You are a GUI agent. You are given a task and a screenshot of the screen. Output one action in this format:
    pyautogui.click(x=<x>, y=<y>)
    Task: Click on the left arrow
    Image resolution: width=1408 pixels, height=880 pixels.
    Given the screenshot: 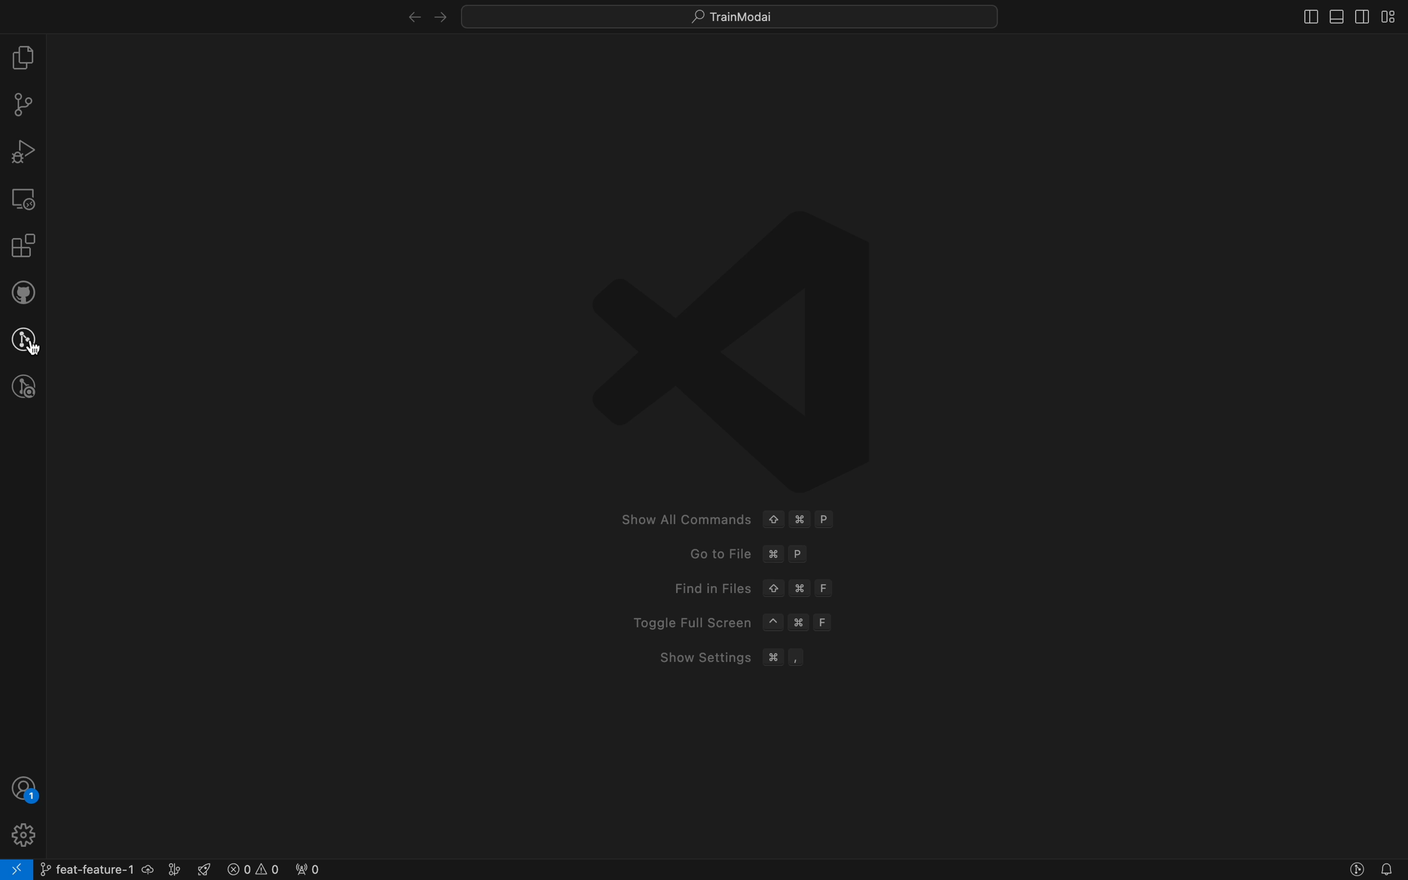 What is the action you would take?
    pyautogui.click(x=442, y=16)
    